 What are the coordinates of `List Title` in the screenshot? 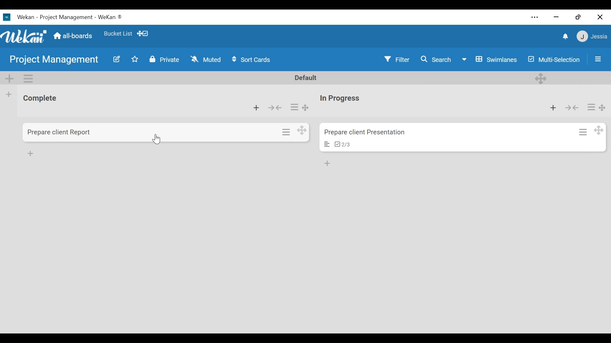 It's located at (339, 98).